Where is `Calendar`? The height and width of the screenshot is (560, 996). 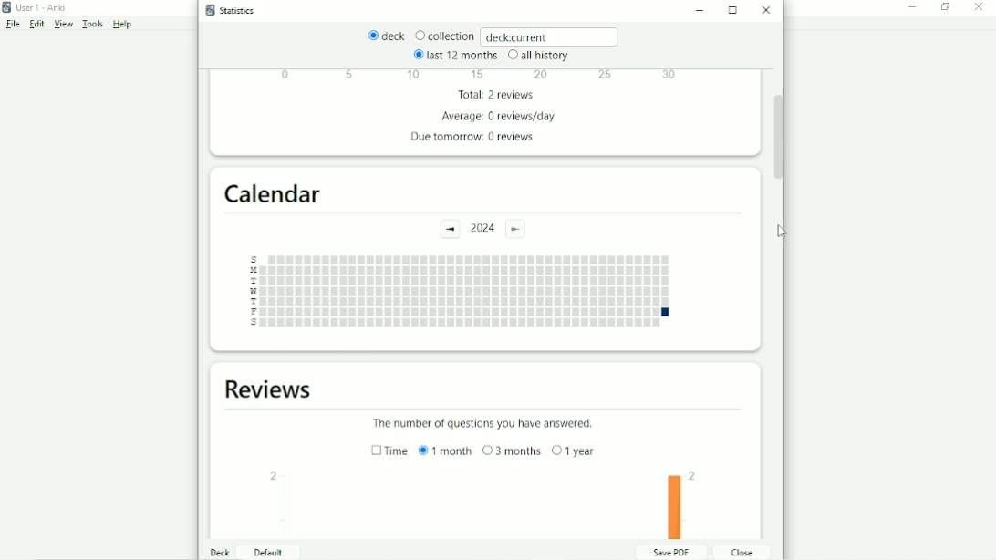
Calendar is located at coordinates (274, 192).